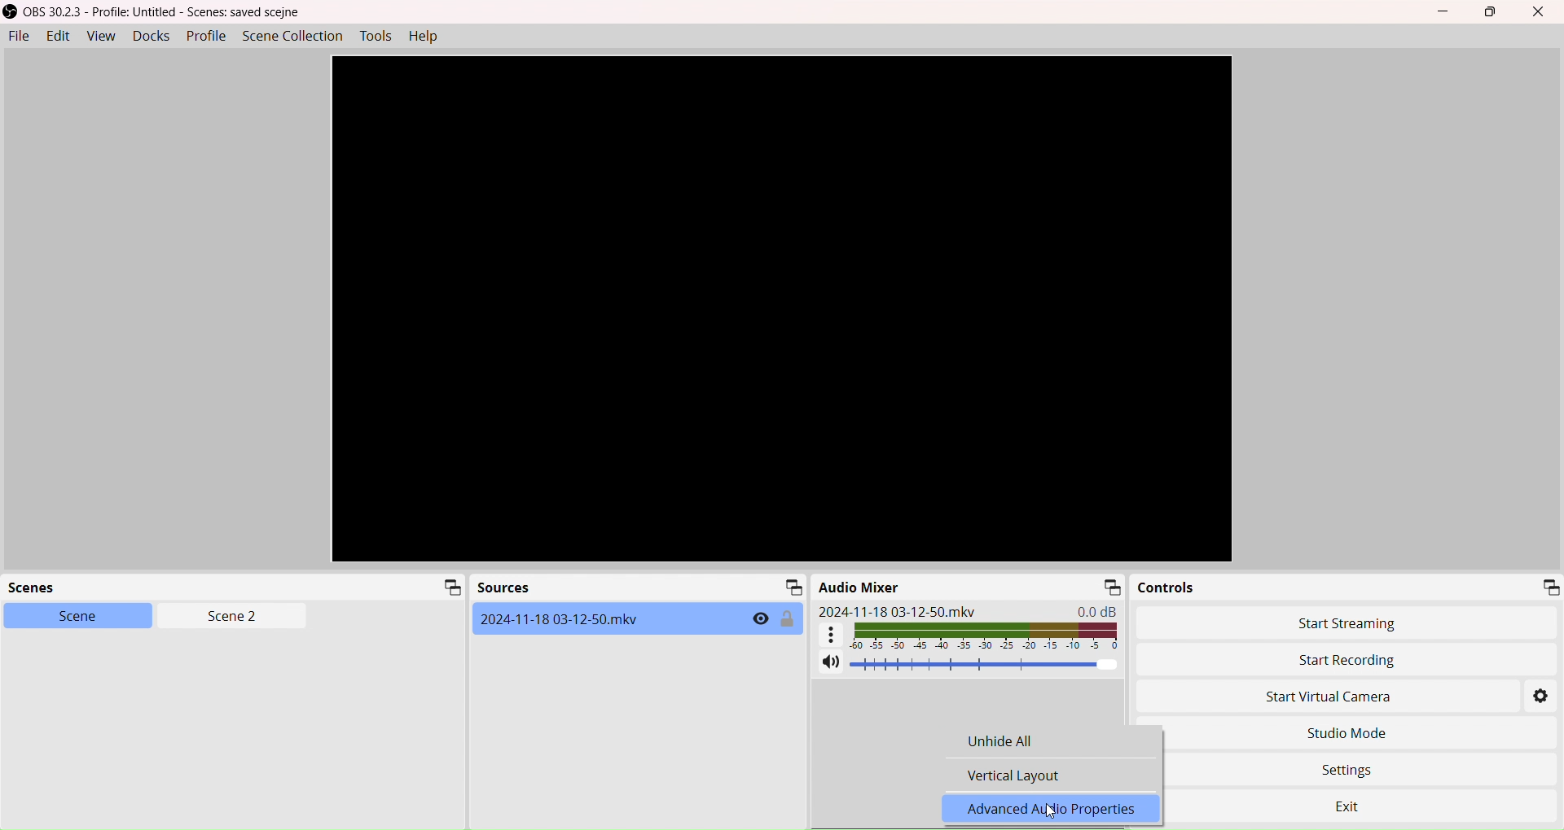 This screenshot has height=830, width=1564. I want to click on Start Recording, so click(1290, 660).